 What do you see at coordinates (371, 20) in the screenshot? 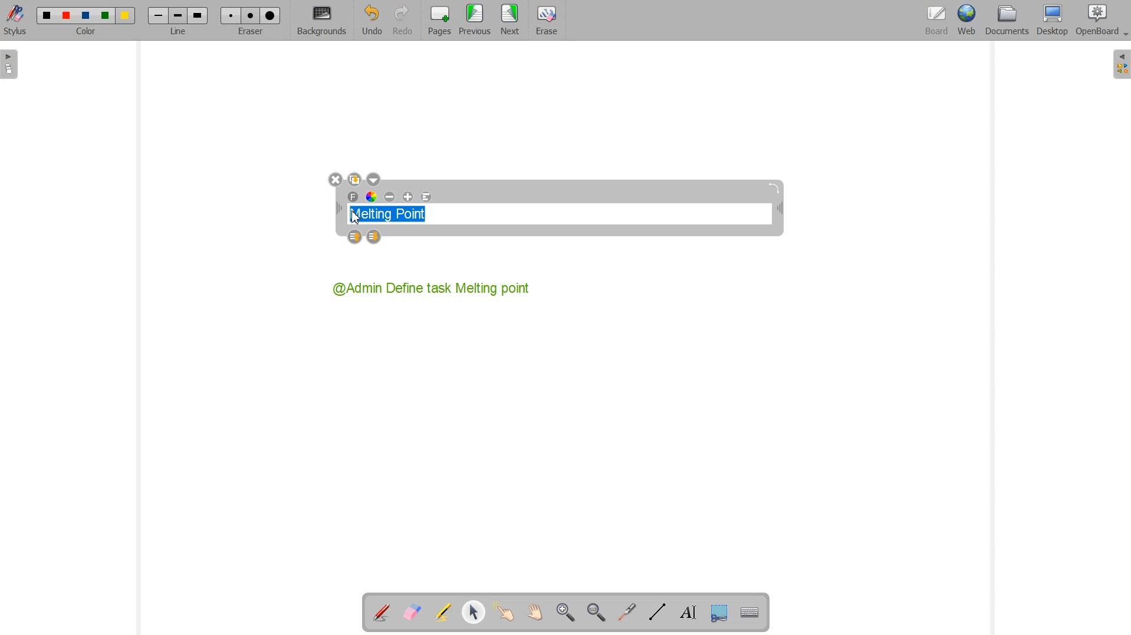
I see `Undo` at bounding box center [371, 20].